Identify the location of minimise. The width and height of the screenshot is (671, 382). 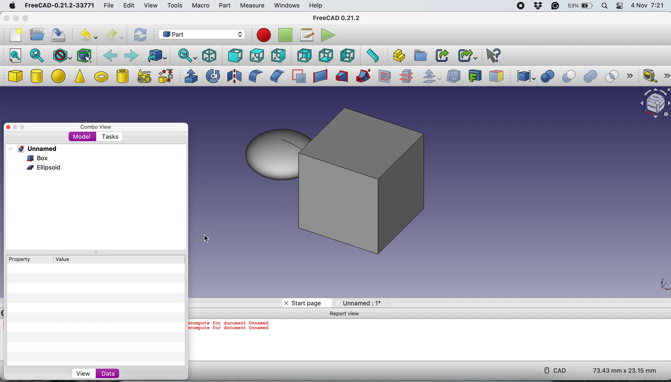
(16, 127).